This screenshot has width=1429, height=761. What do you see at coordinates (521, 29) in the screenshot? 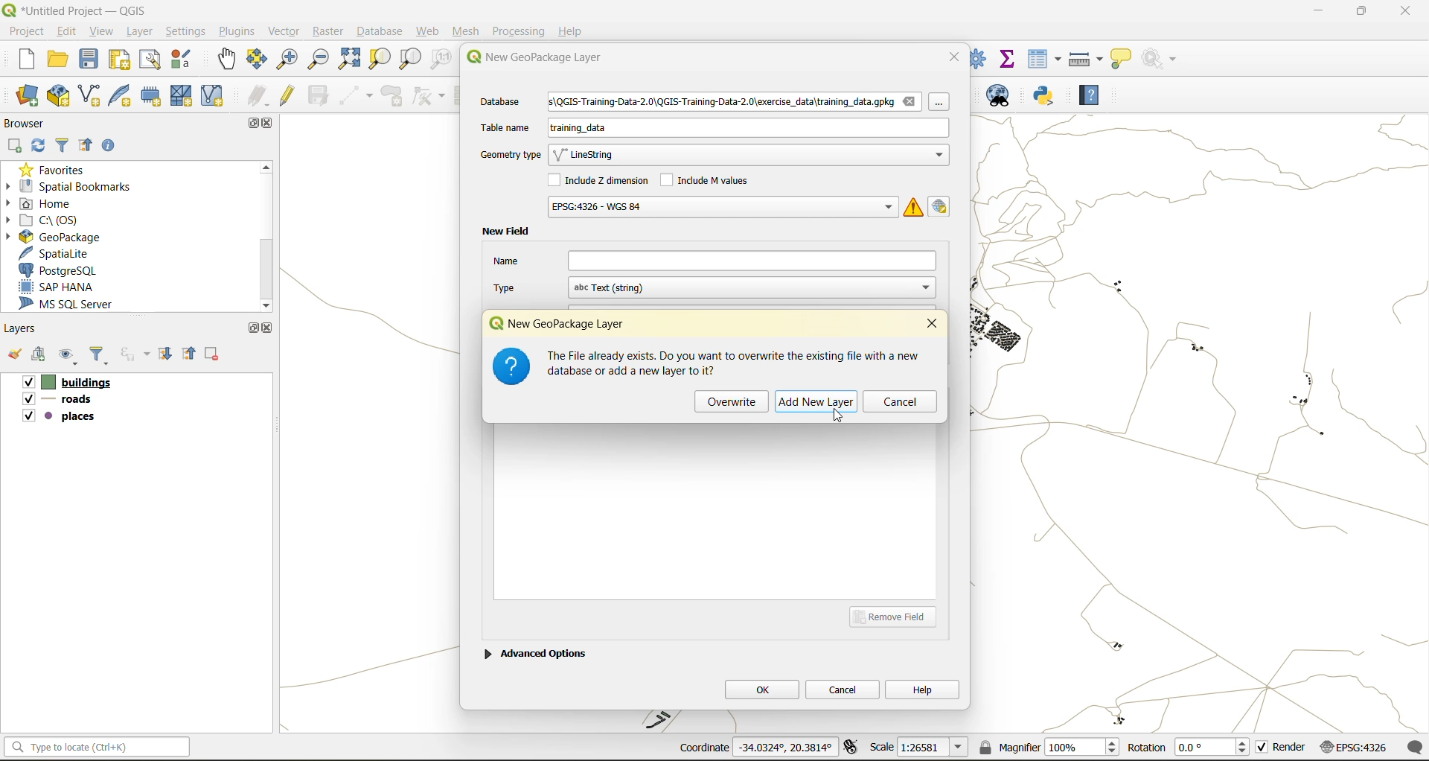
I see `Processing` at bounding box center [521, 29].